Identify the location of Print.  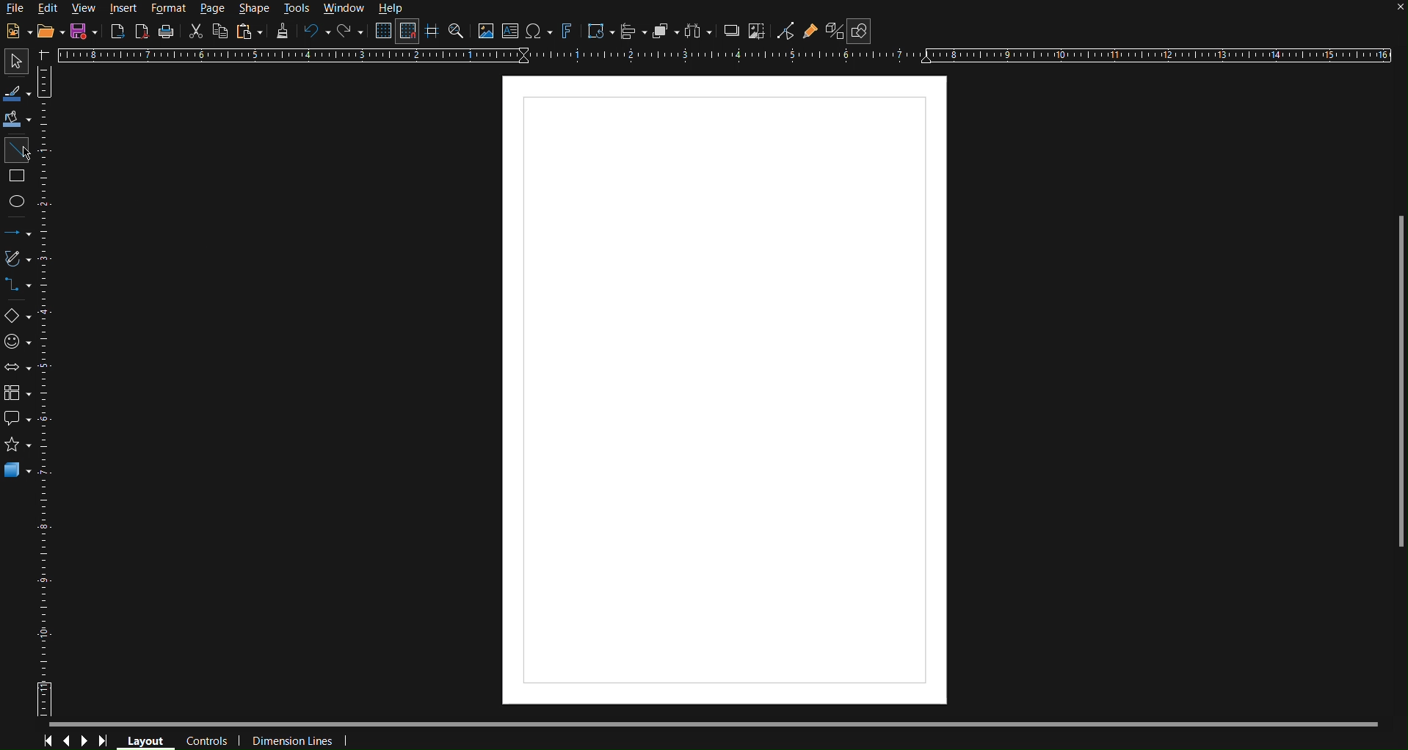
(167, 32).